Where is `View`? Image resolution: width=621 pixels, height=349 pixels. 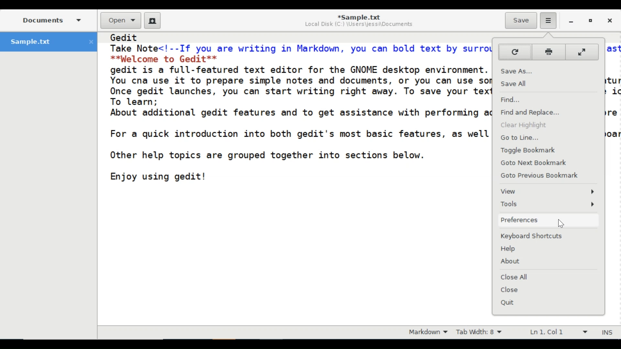 View is located at coordinates (547, 192).